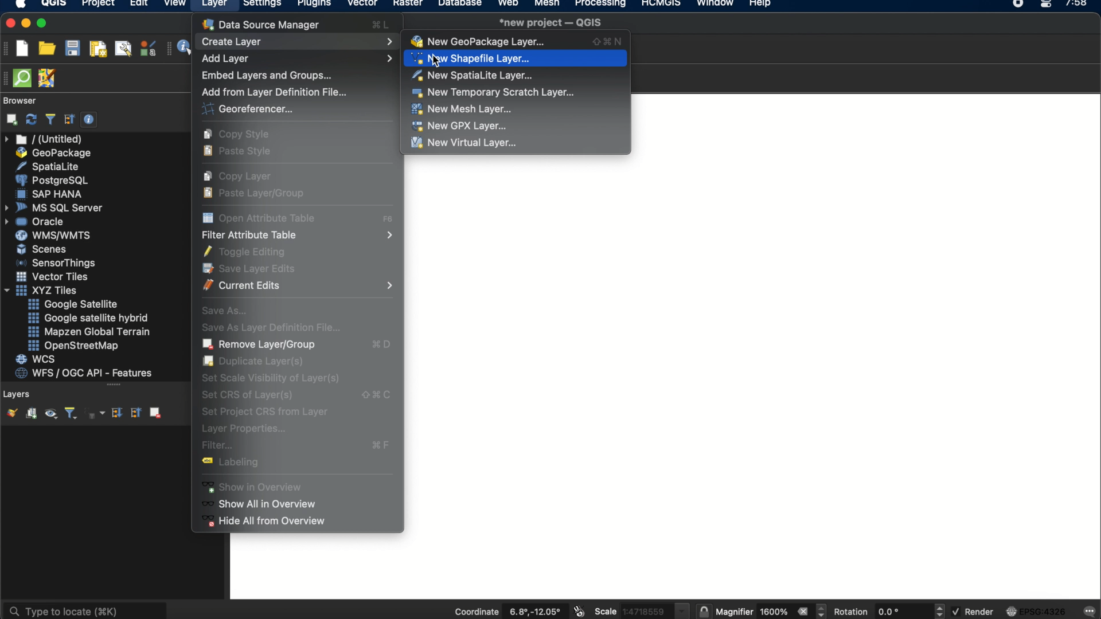  What do you see at coordinates (702, 610) in the screenshot?
I see `lock the scale to use the magnifier` at bounding box center [702, 610].